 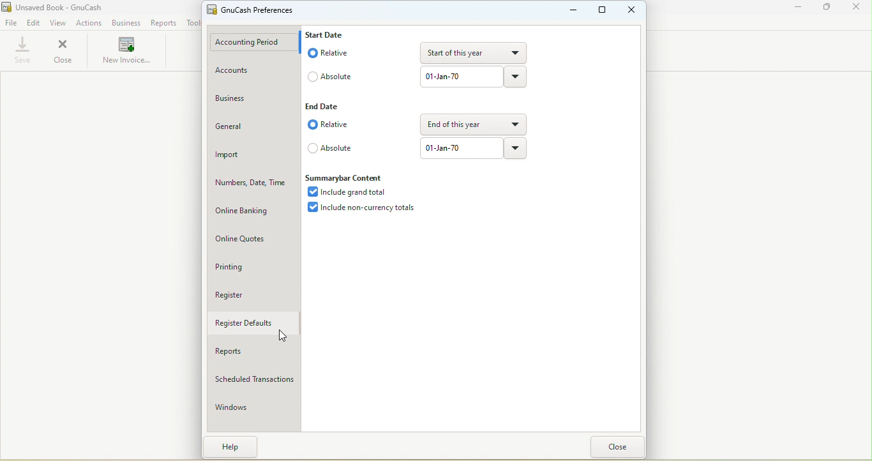 What do you see at coordinates (463, 77) in the screenshot?
I see `01-jan-70` at bounding box center [463, 77].